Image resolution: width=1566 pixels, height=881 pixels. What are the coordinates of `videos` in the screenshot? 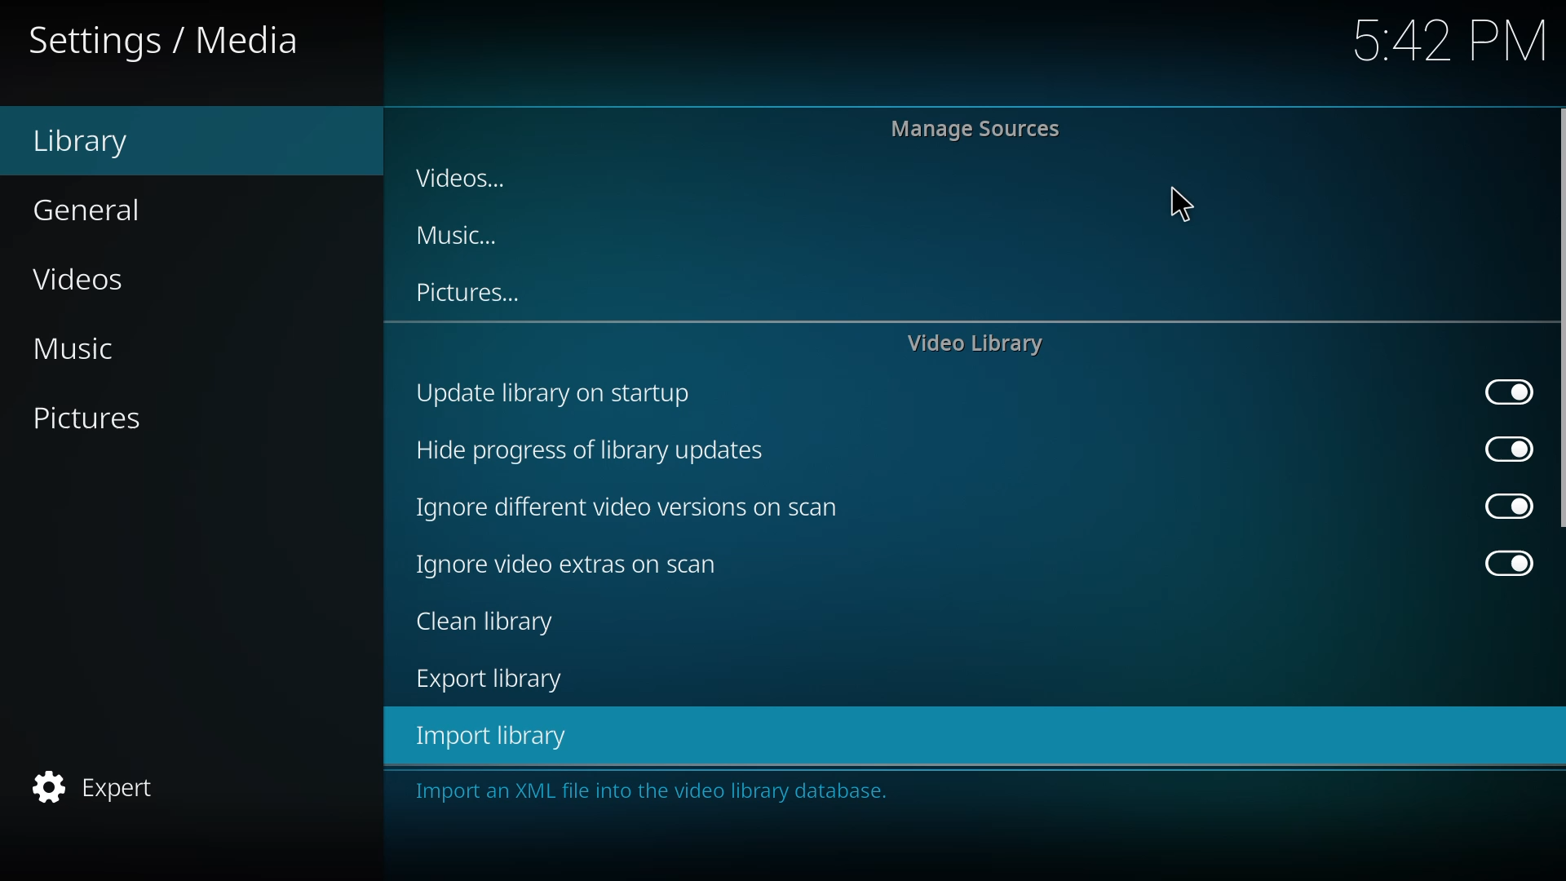 It's located at (93, 279).